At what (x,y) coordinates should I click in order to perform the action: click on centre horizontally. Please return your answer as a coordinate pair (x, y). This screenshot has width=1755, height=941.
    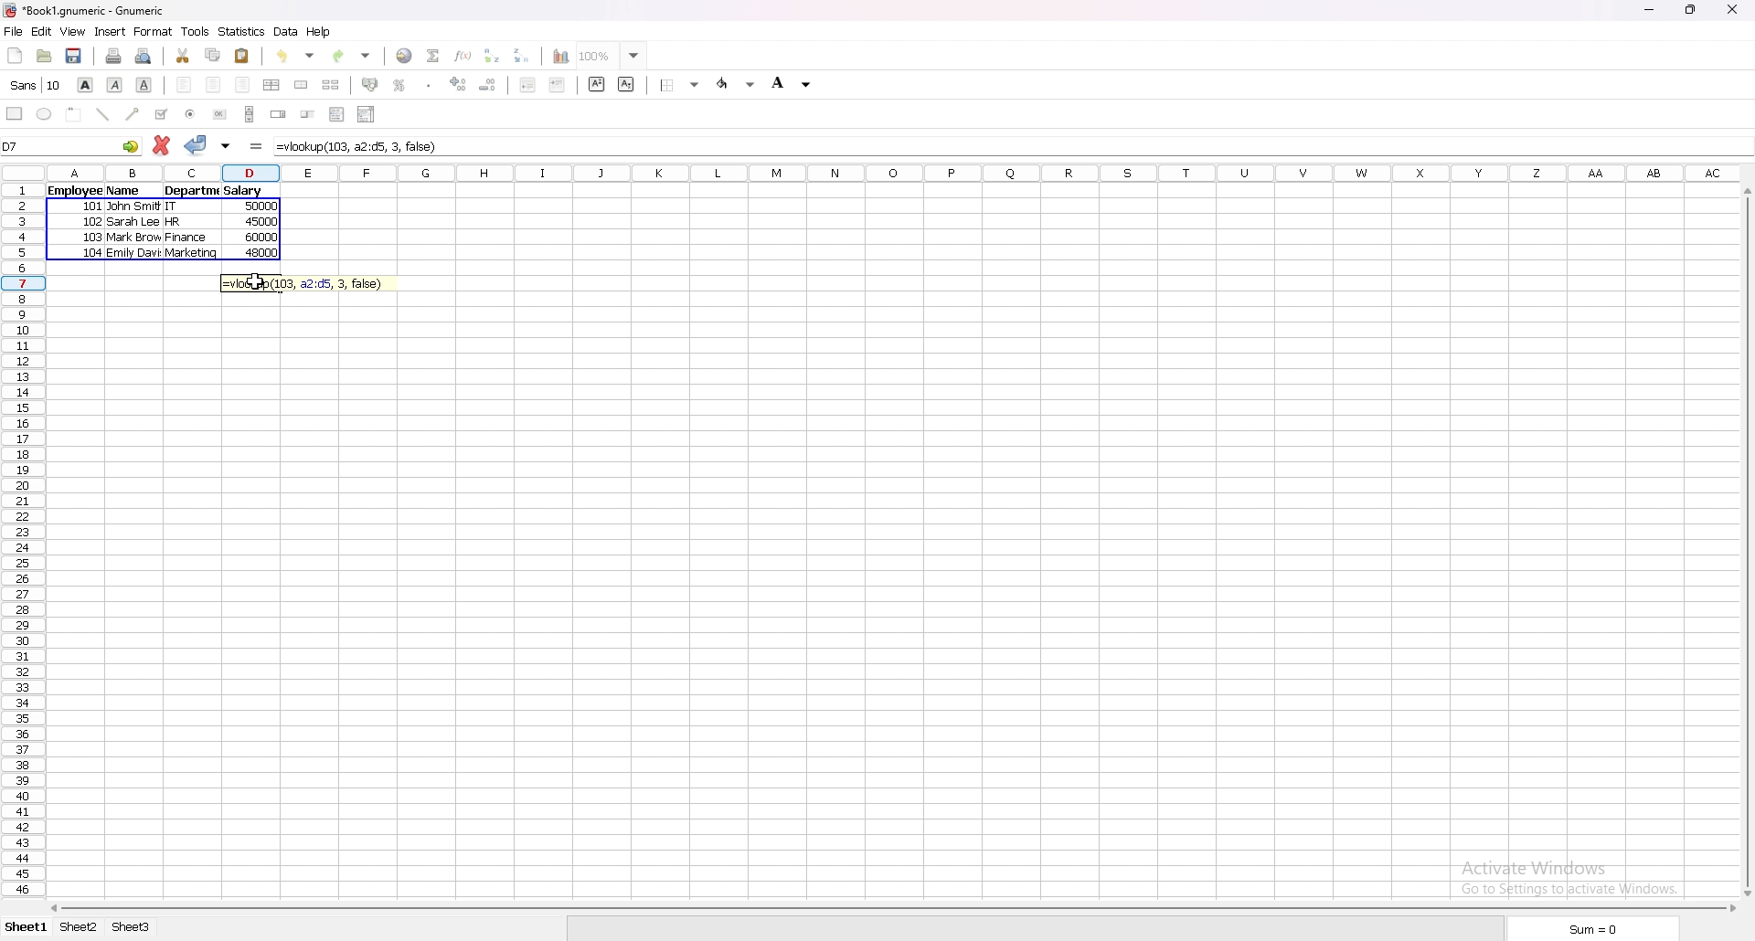
    Looking at the image, I should click on (272, 85).